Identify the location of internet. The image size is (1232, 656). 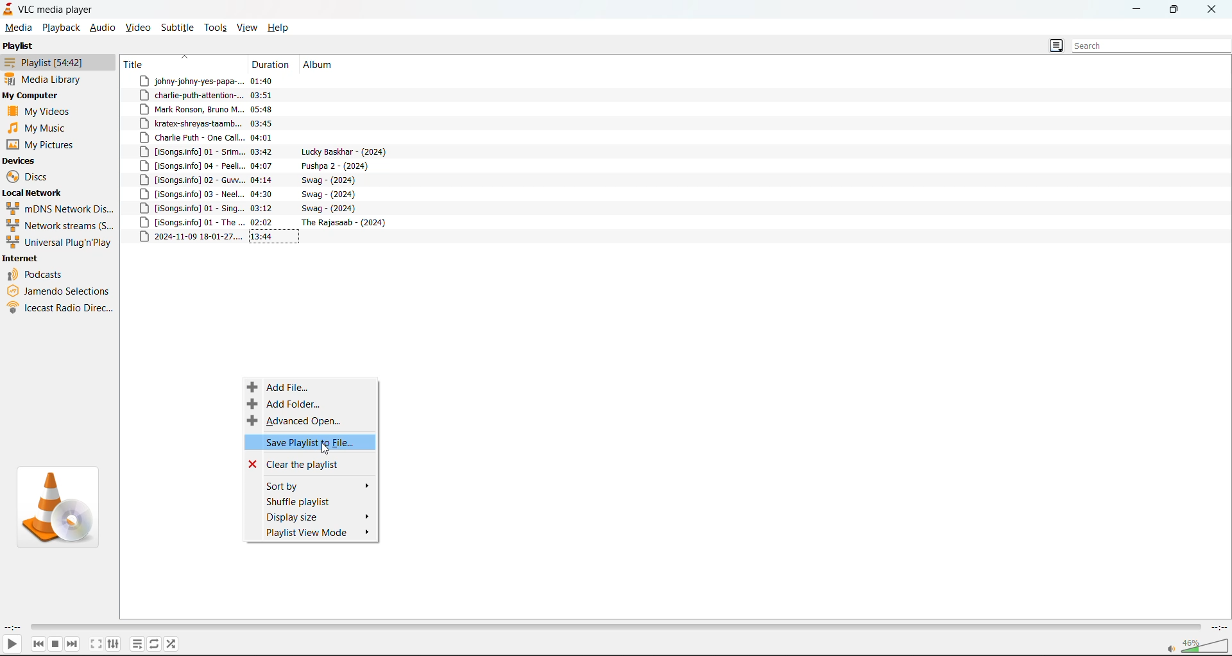
(22, 258).